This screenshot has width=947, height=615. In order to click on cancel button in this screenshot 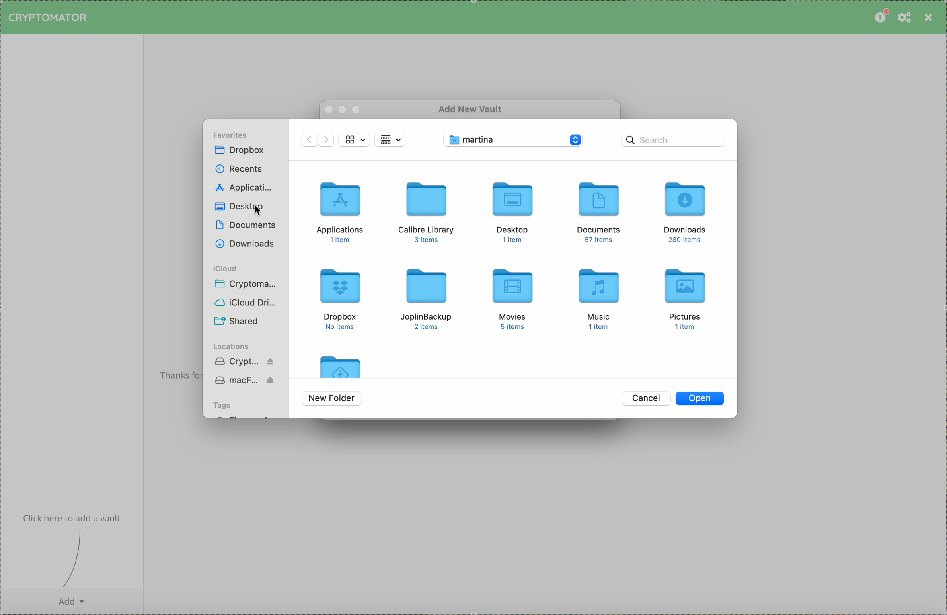, I will do `click(647, 398)`.